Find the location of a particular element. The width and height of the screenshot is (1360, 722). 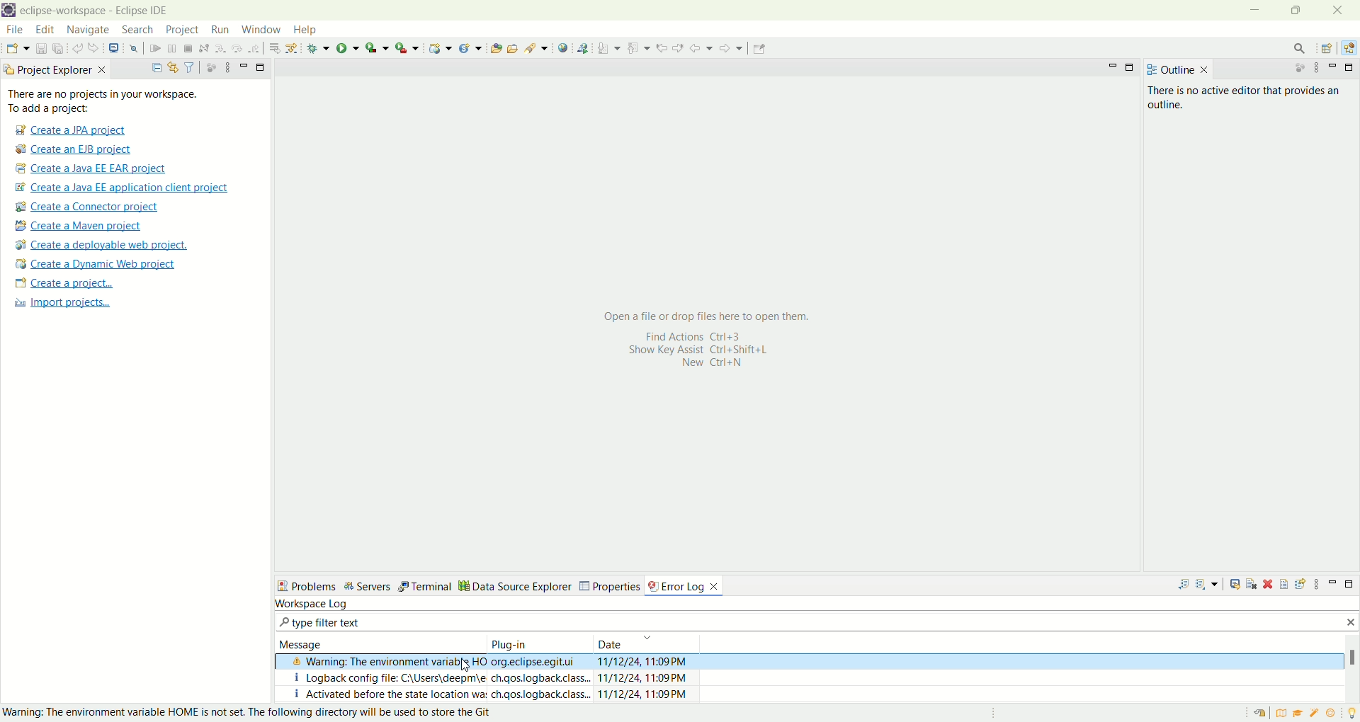

debug is located at coordinates (317, 47).